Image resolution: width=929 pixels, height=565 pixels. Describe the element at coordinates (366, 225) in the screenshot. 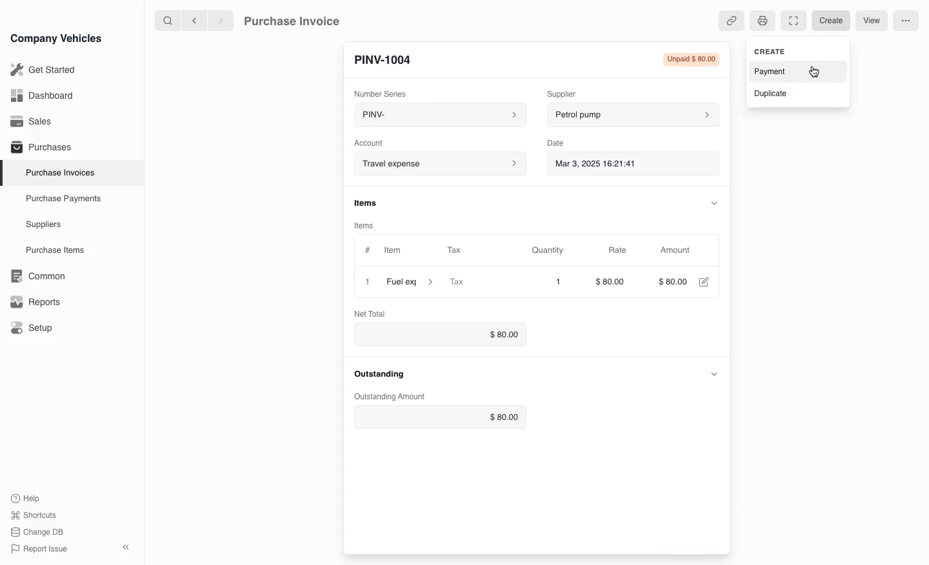

I see `items` at that location.